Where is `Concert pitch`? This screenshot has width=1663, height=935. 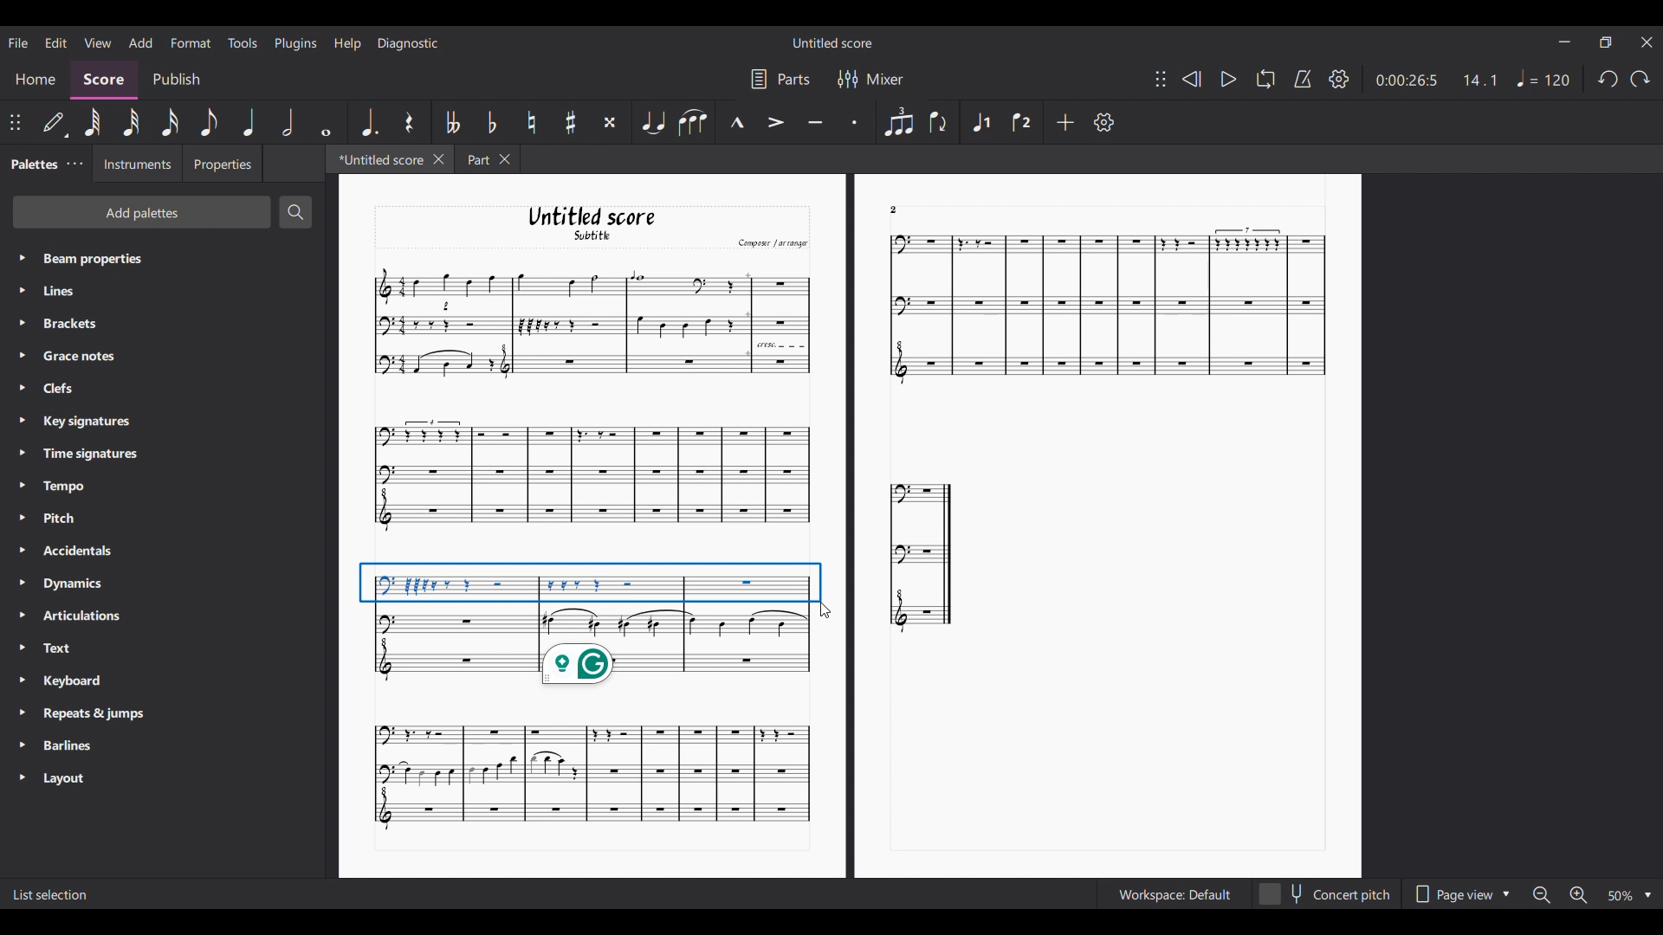 Concert pitch is located at coordinates (1324, 894).